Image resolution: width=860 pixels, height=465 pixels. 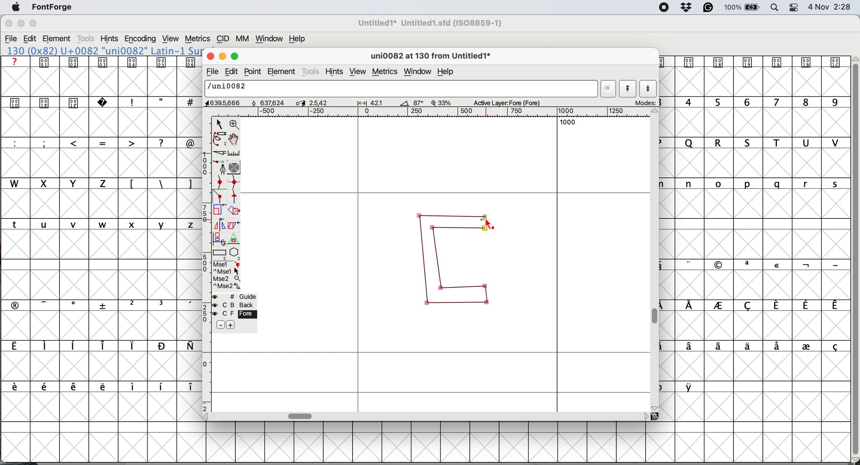 What do you see at coordinates (220, 254) in the screenshot?
I see `rectangles and ellipses` at bounding box center [220, 254].